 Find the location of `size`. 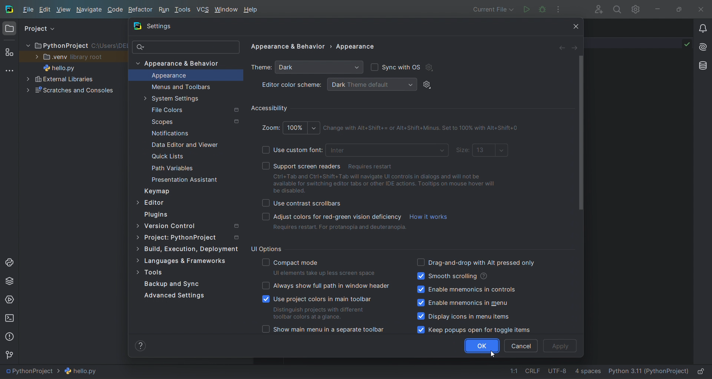

size is located at coordinates (461, 149).